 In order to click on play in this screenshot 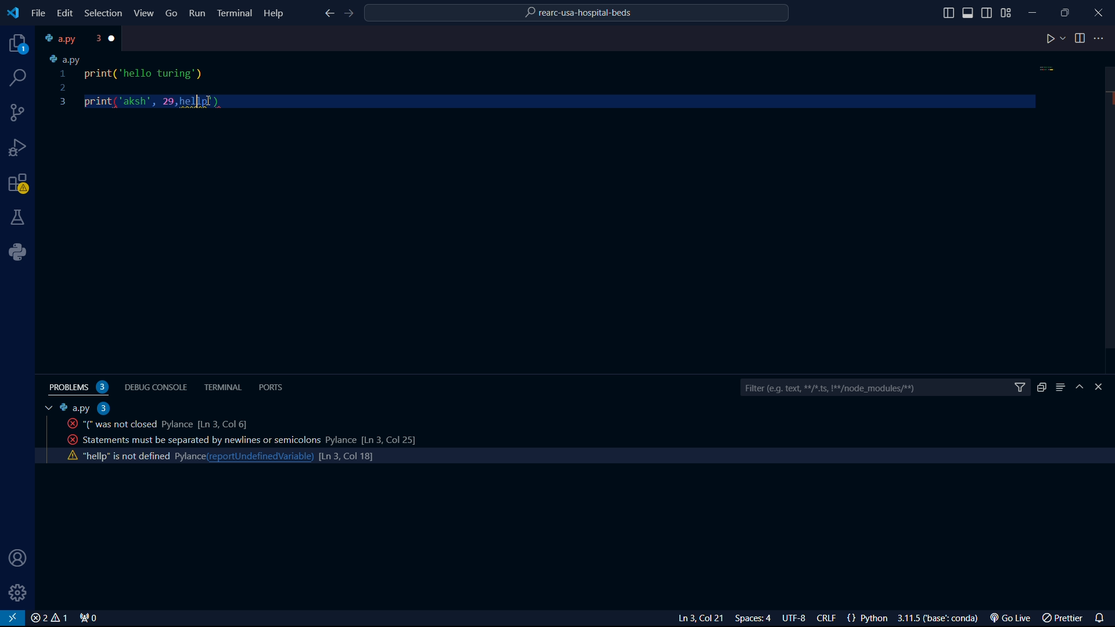, I will do `click(1055, 39)`.